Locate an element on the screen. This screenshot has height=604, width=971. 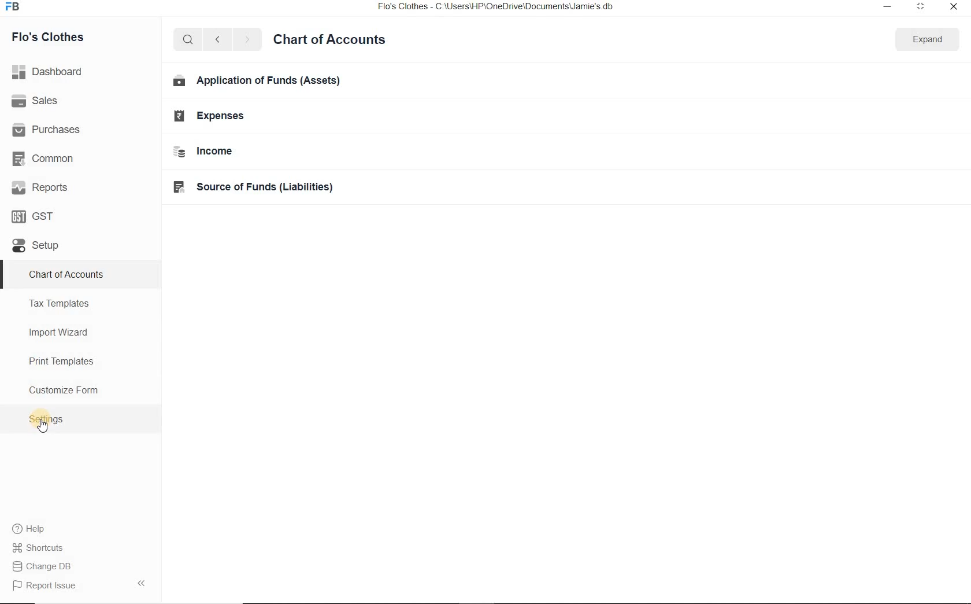
close window is located at coordinates (955, 8).